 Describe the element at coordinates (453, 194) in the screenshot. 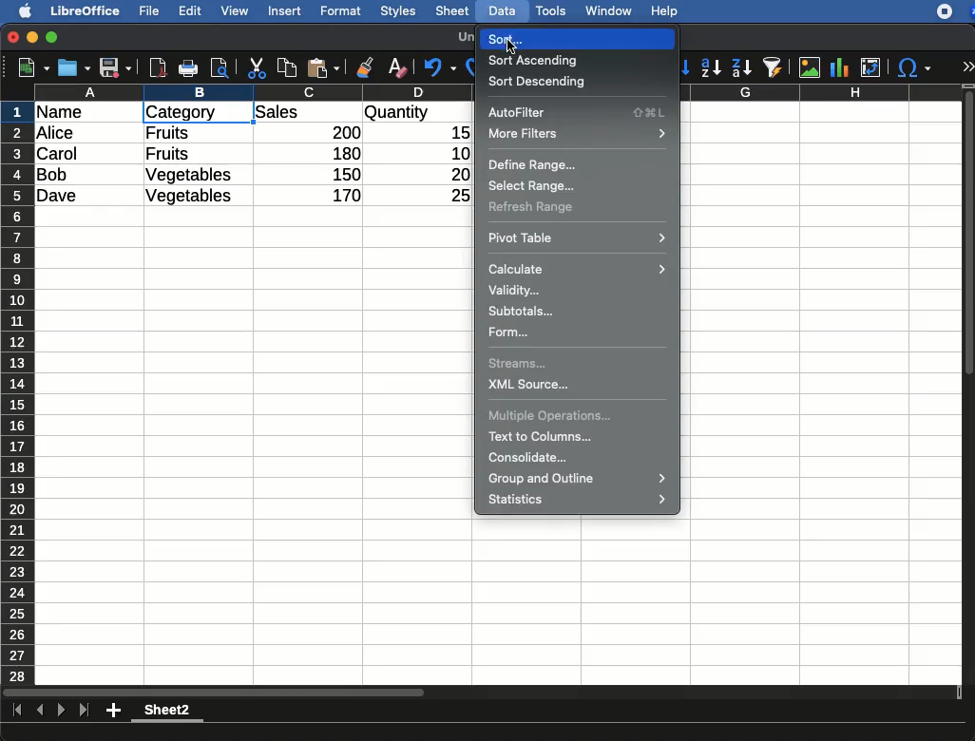

I see `25` at that location.